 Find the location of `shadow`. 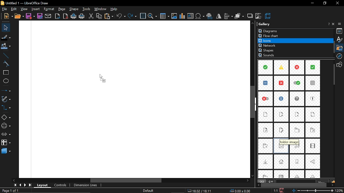

shadow is located at coordinates (250, 16).